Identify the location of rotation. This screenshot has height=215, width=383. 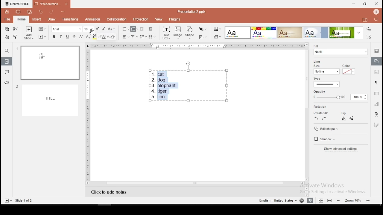
(320, 107).